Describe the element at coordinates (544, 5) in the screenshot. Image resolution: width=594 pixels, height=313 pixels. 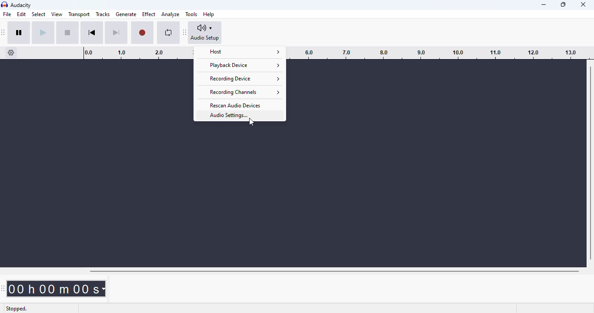
I see `minimize` at that location.